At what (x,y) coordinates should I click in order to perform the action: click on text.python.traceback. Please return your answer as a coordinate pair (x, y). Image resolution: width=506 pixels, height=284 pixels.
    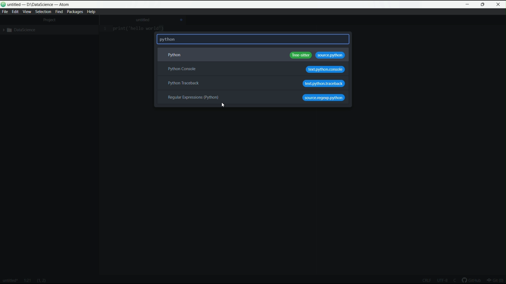
    Looking at the image, I should click on (324, 84).